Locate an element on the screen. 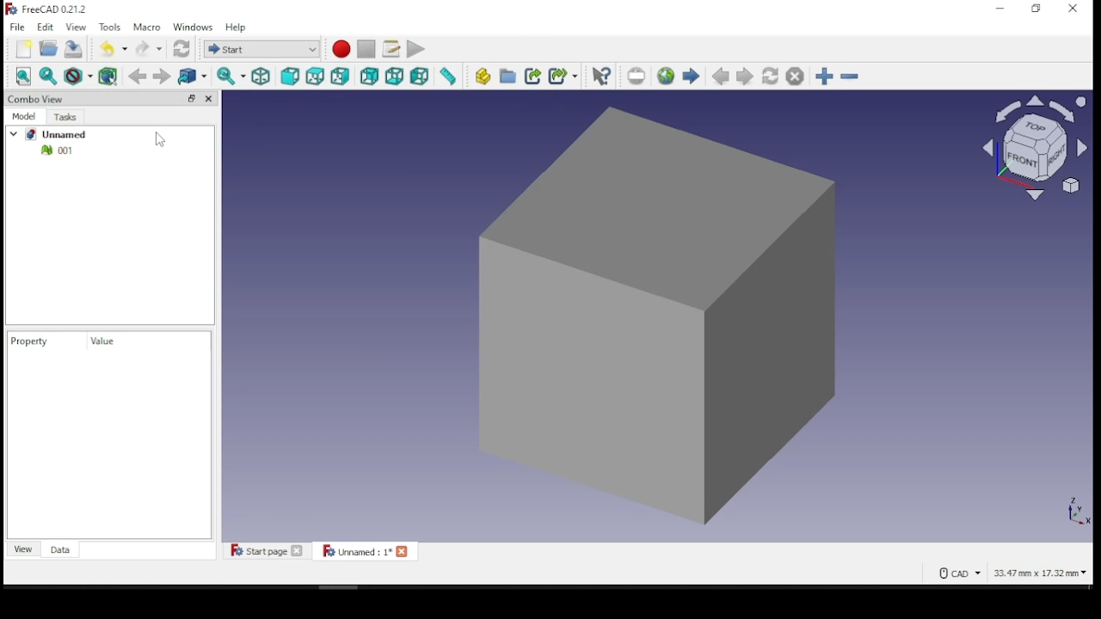 Image resolution: width=1101 pixels, height=619 pixels. value is located at coordinates (104, 341).